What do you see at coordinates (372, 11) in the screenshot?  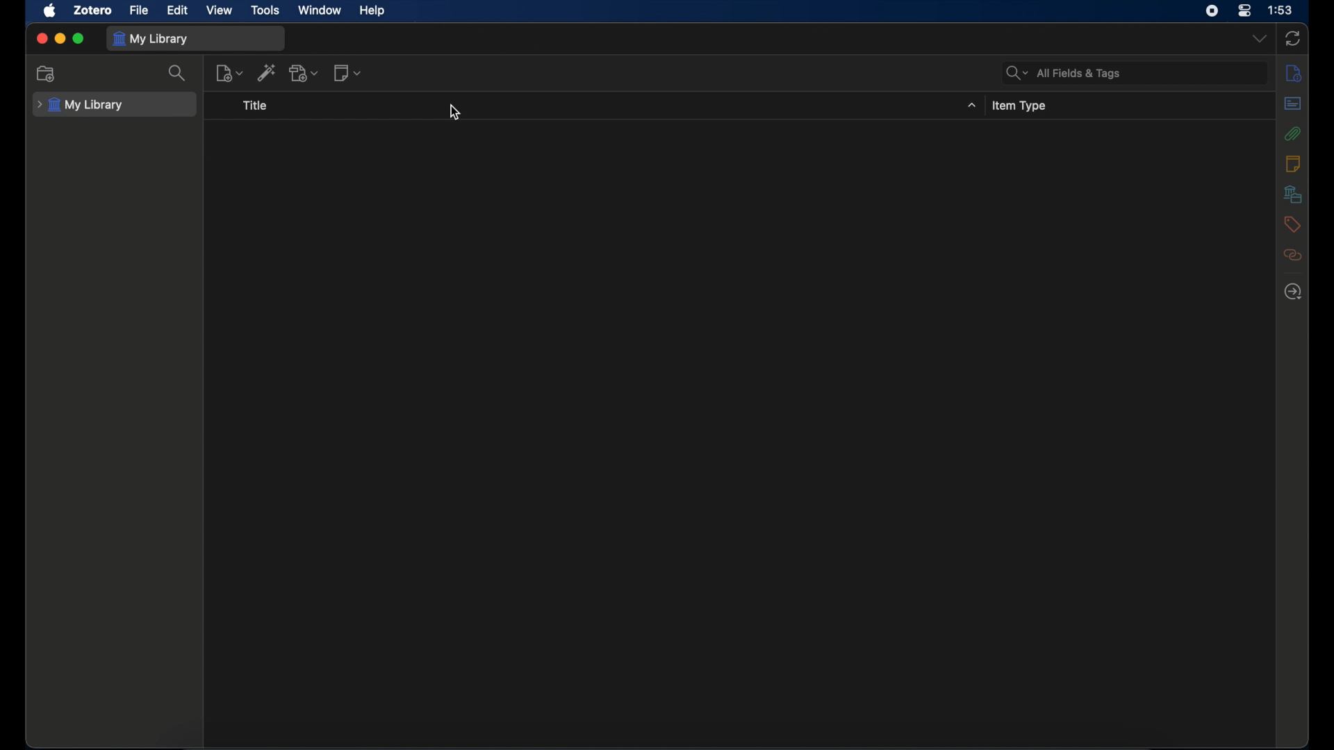 I see `help` at bounding box center [372, 11].